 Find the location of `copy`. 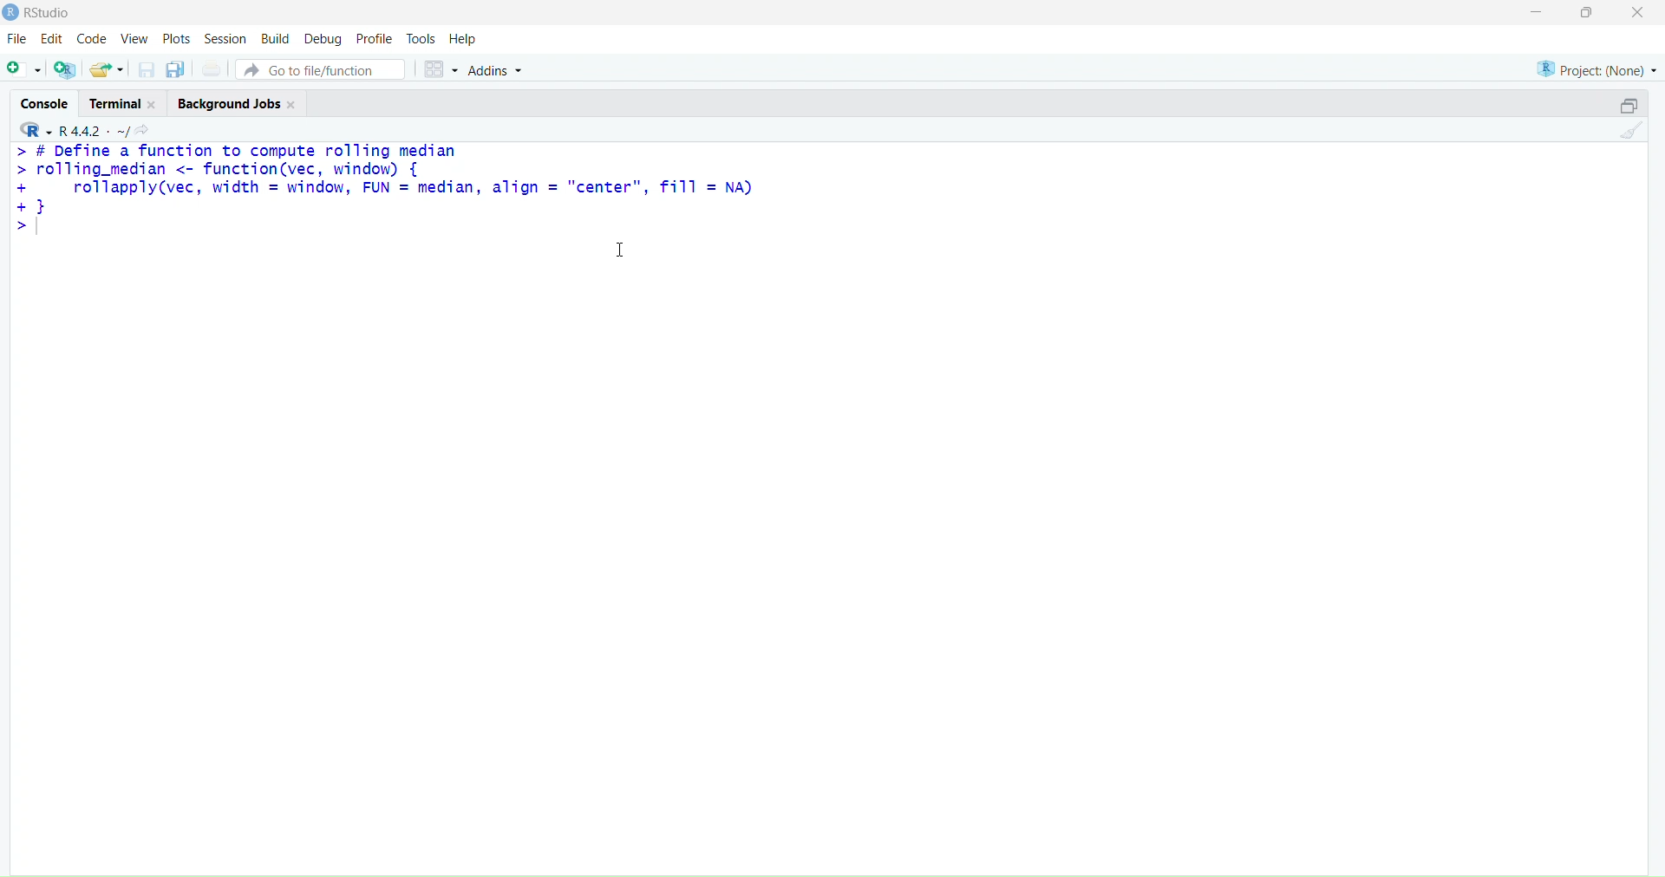

copy is located at coordinates (176, 69).